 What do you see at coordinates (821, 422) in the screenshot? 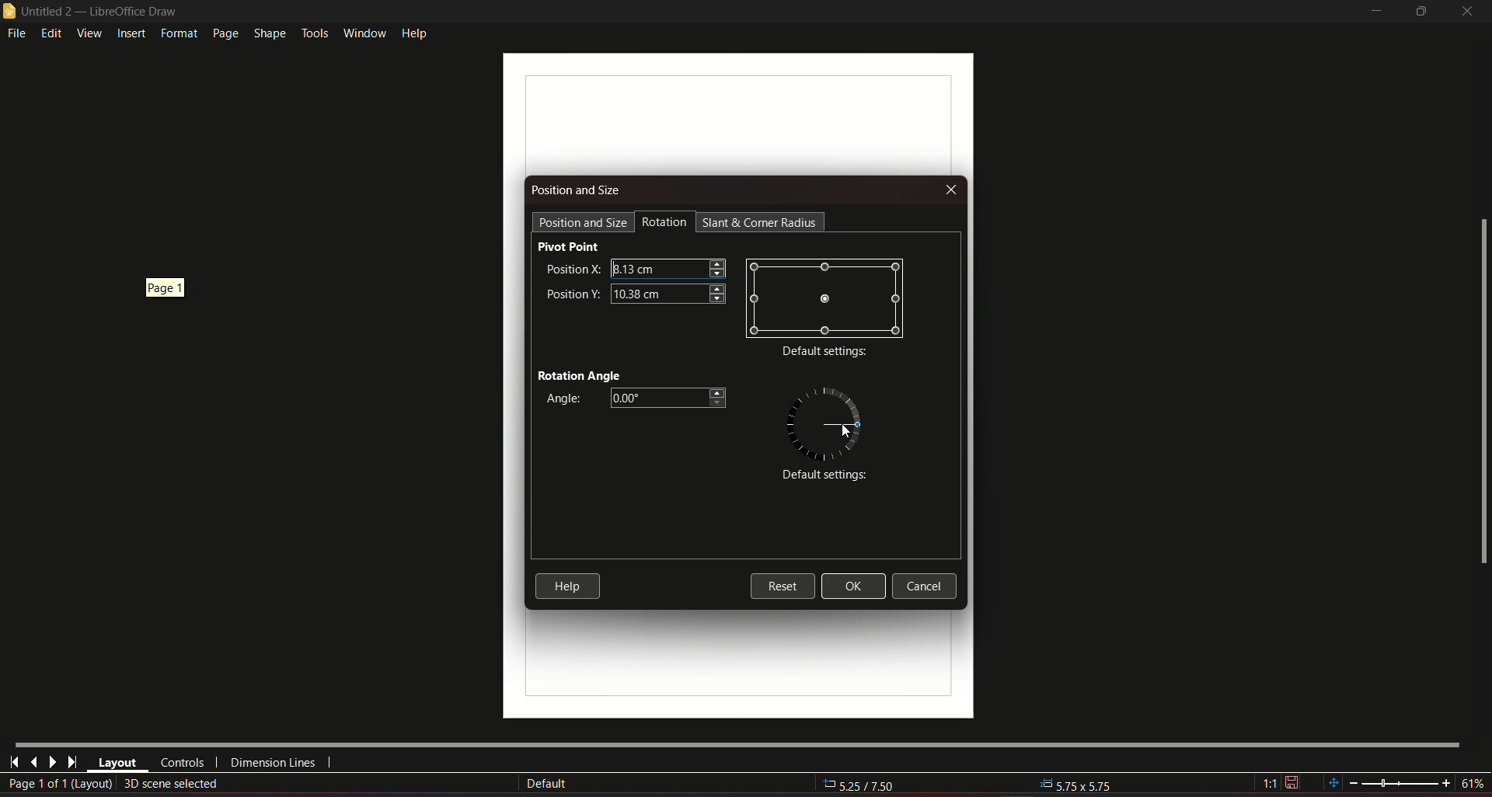
I see `graphics` at bounding box center [821, 422].